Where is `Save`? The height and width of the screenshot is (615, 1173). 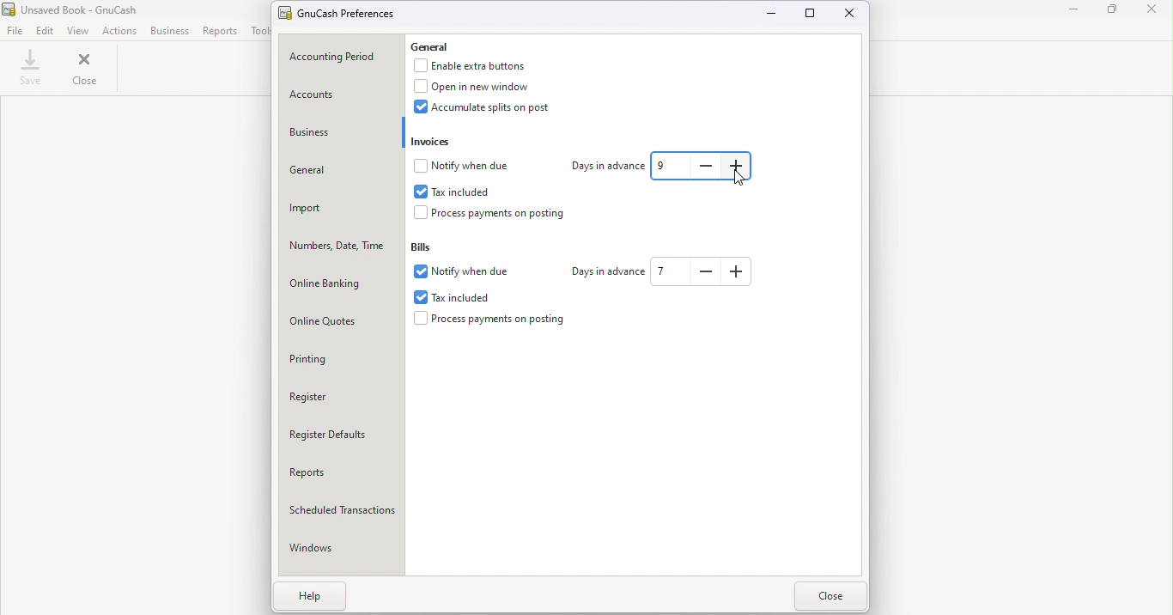 Save is located at coordinates (28, 70).